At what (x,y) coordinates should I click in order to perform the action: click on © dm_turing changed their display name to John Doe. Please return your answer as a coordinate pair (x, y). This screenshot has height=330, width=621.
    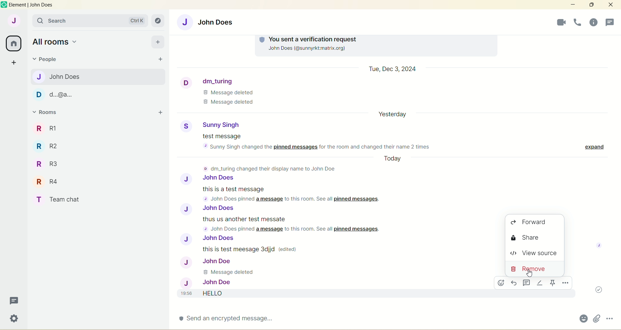
    Looking at the image, I should click on (272, 168).